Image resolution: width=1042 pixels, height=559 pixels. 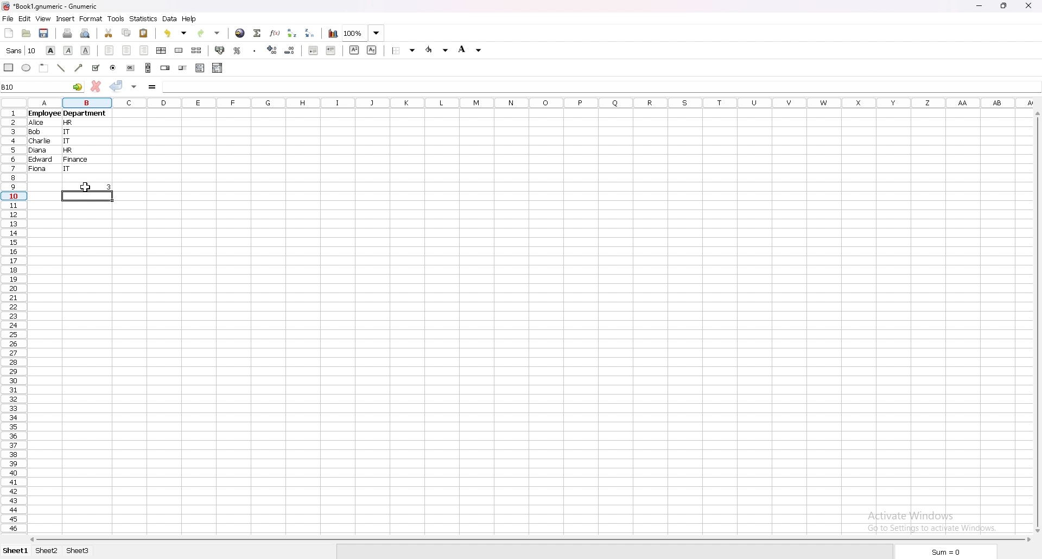 I want to click on data, so click(x=171, y=18).